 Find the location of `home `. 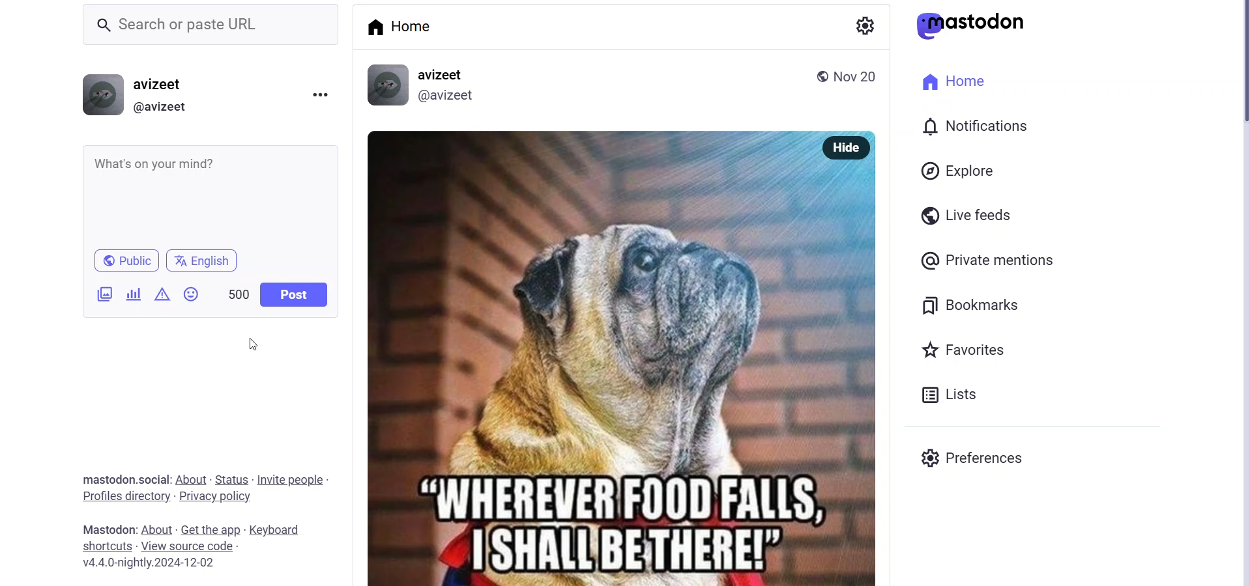

home  is located at coordinates (407, 26).